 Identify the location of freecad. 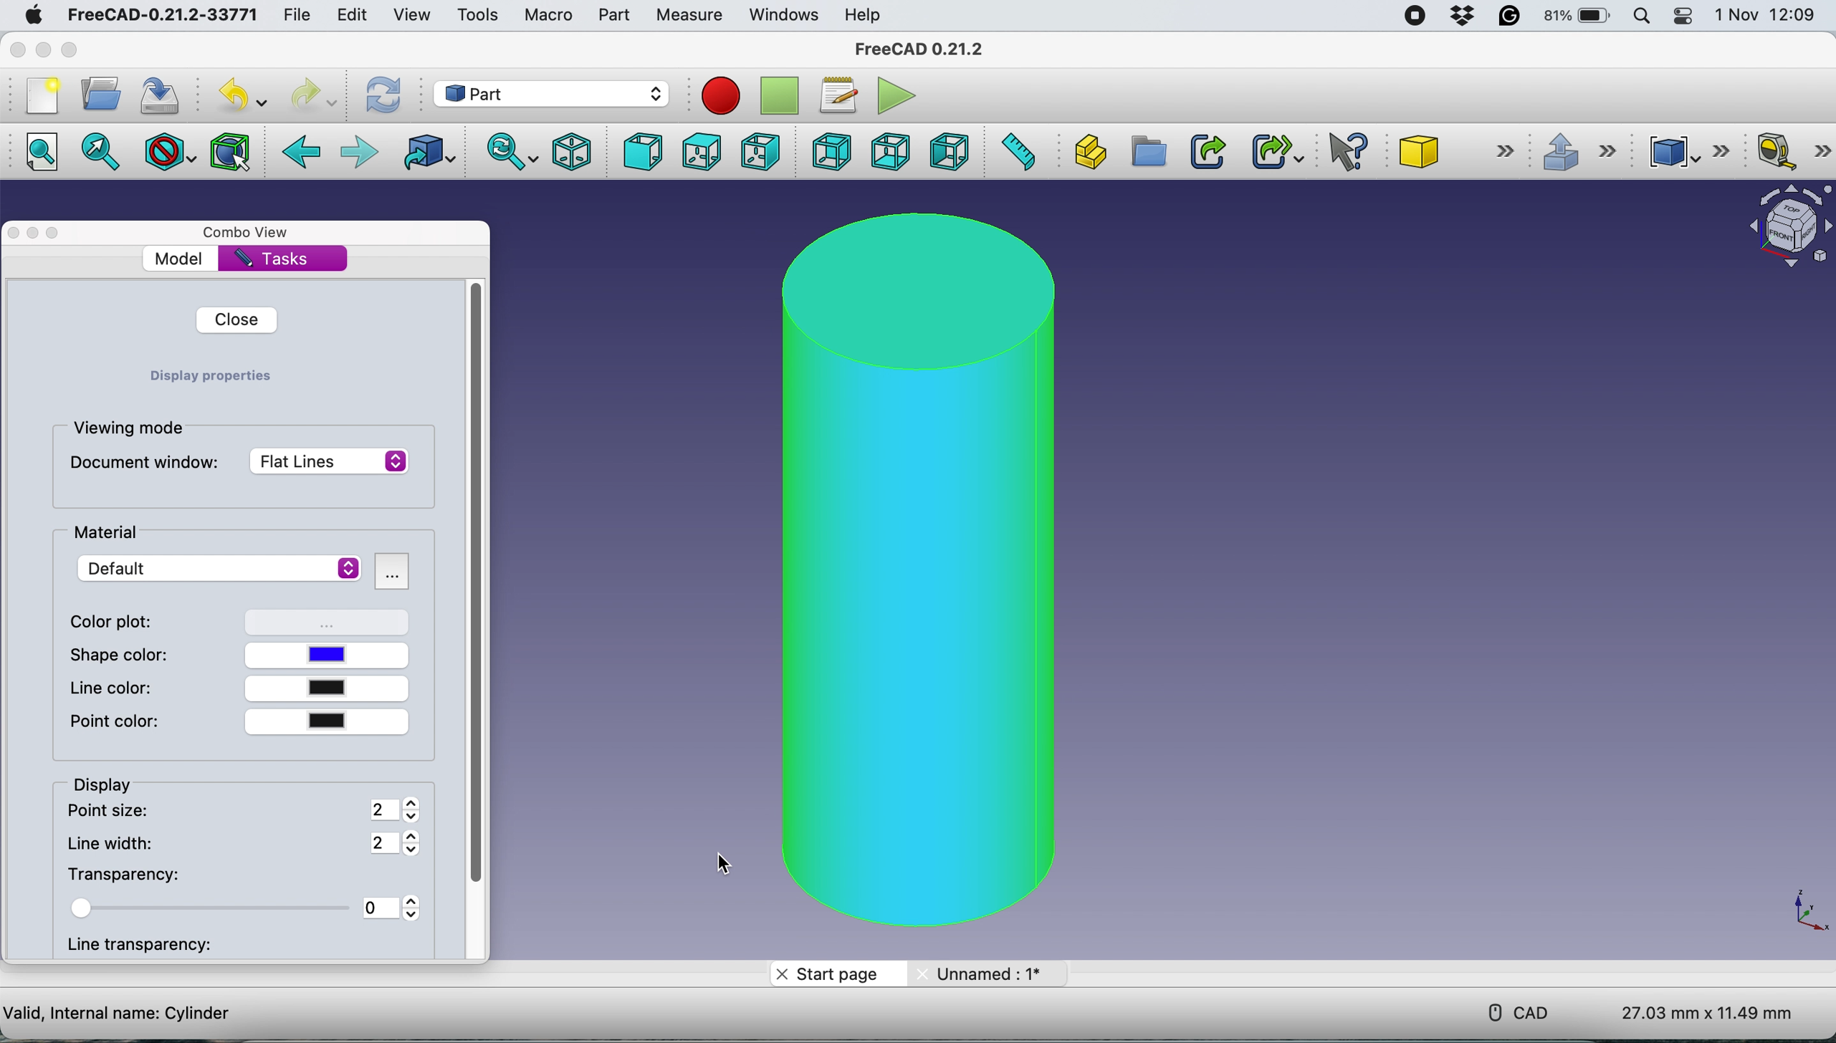
(919, 46).